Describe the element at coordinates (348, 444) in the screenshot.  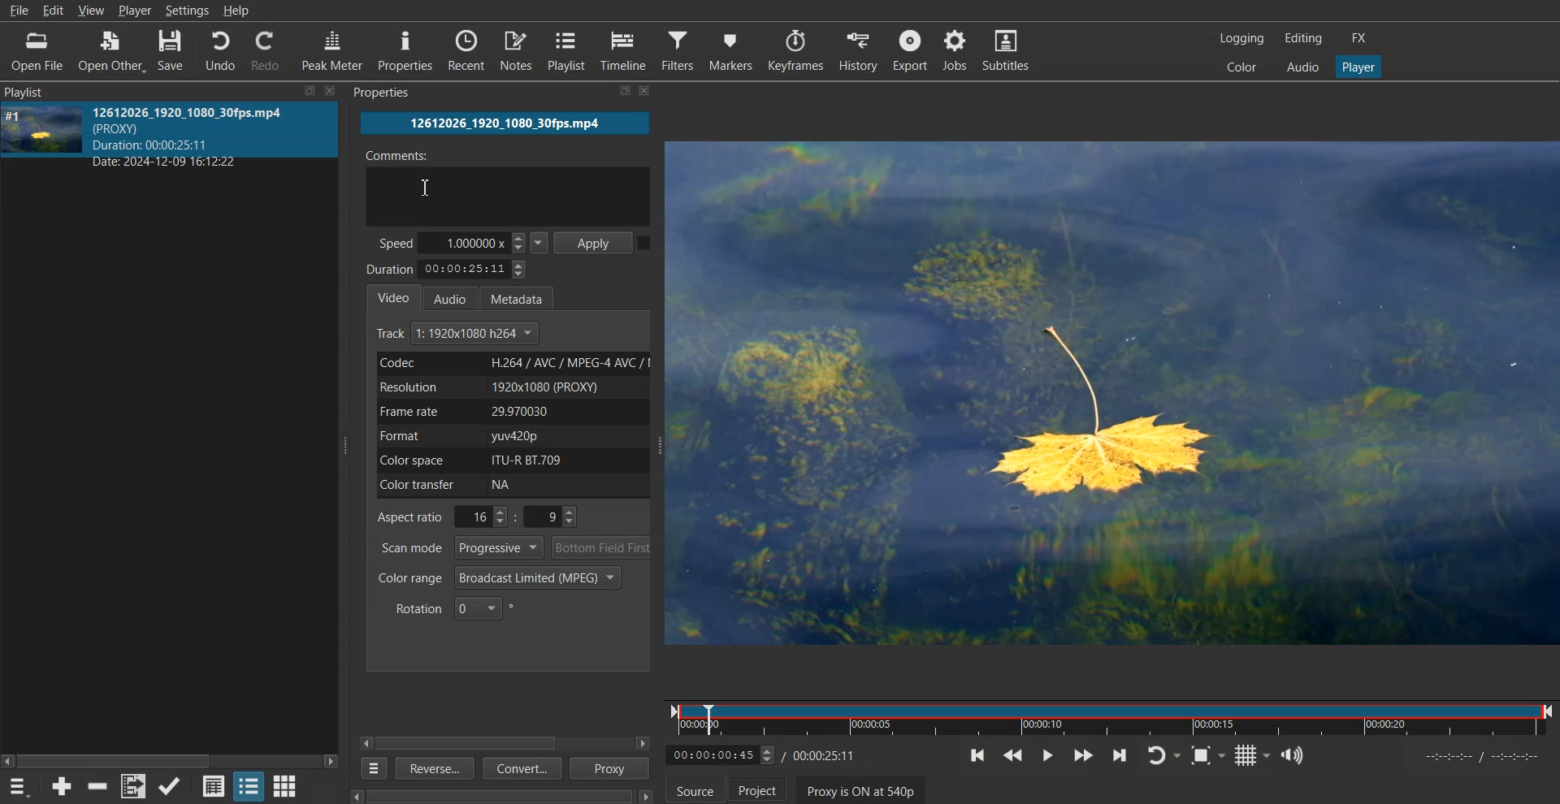
I see `Drag handle` at that location.